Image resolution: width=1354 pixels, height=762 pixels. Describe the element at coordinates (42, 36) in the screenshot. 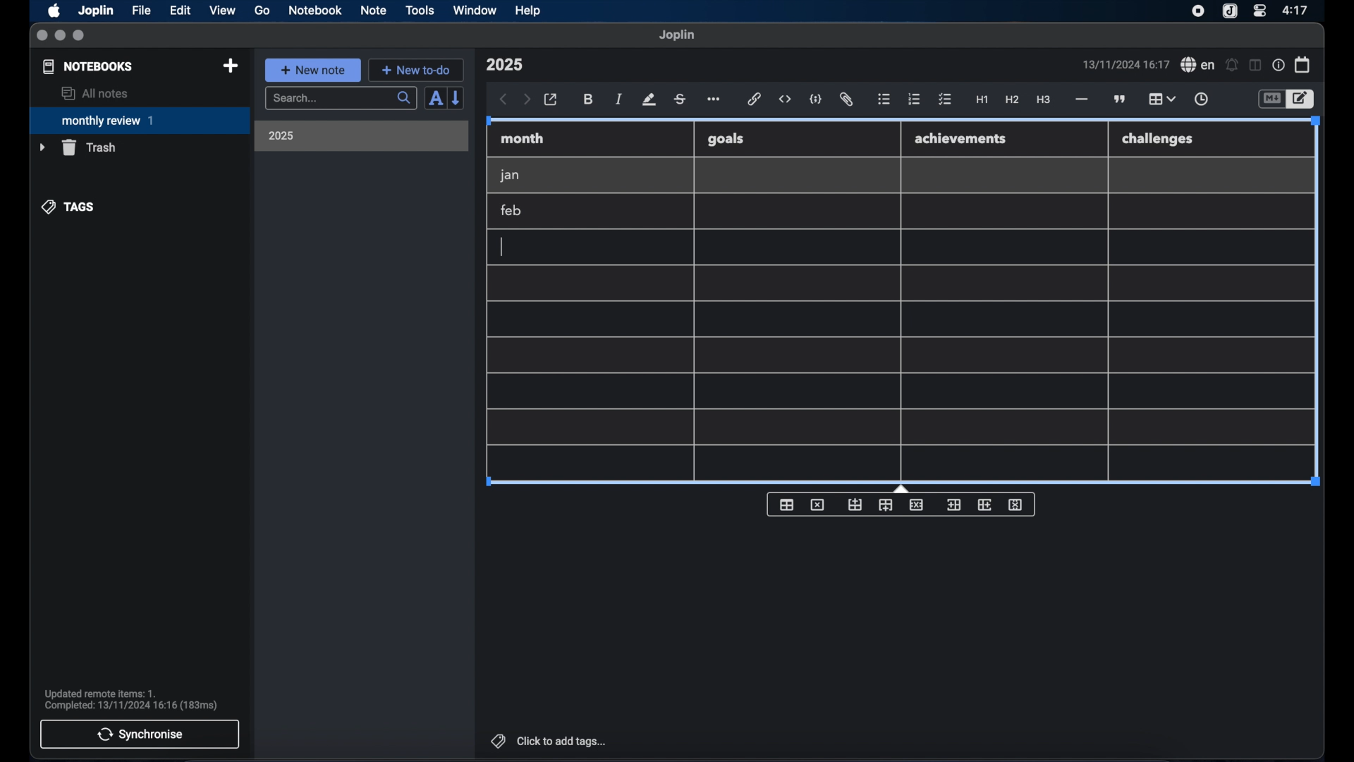

I see `close` at that location.